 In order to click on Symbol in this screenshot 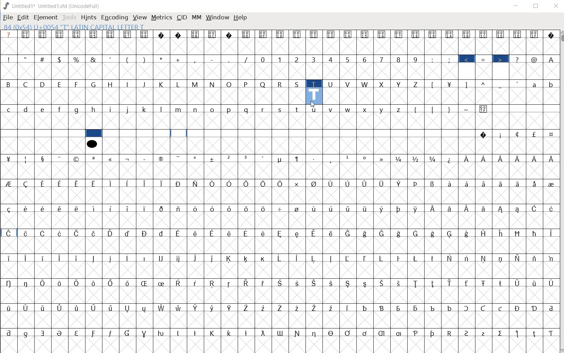, I will do `click(197, 183)`.